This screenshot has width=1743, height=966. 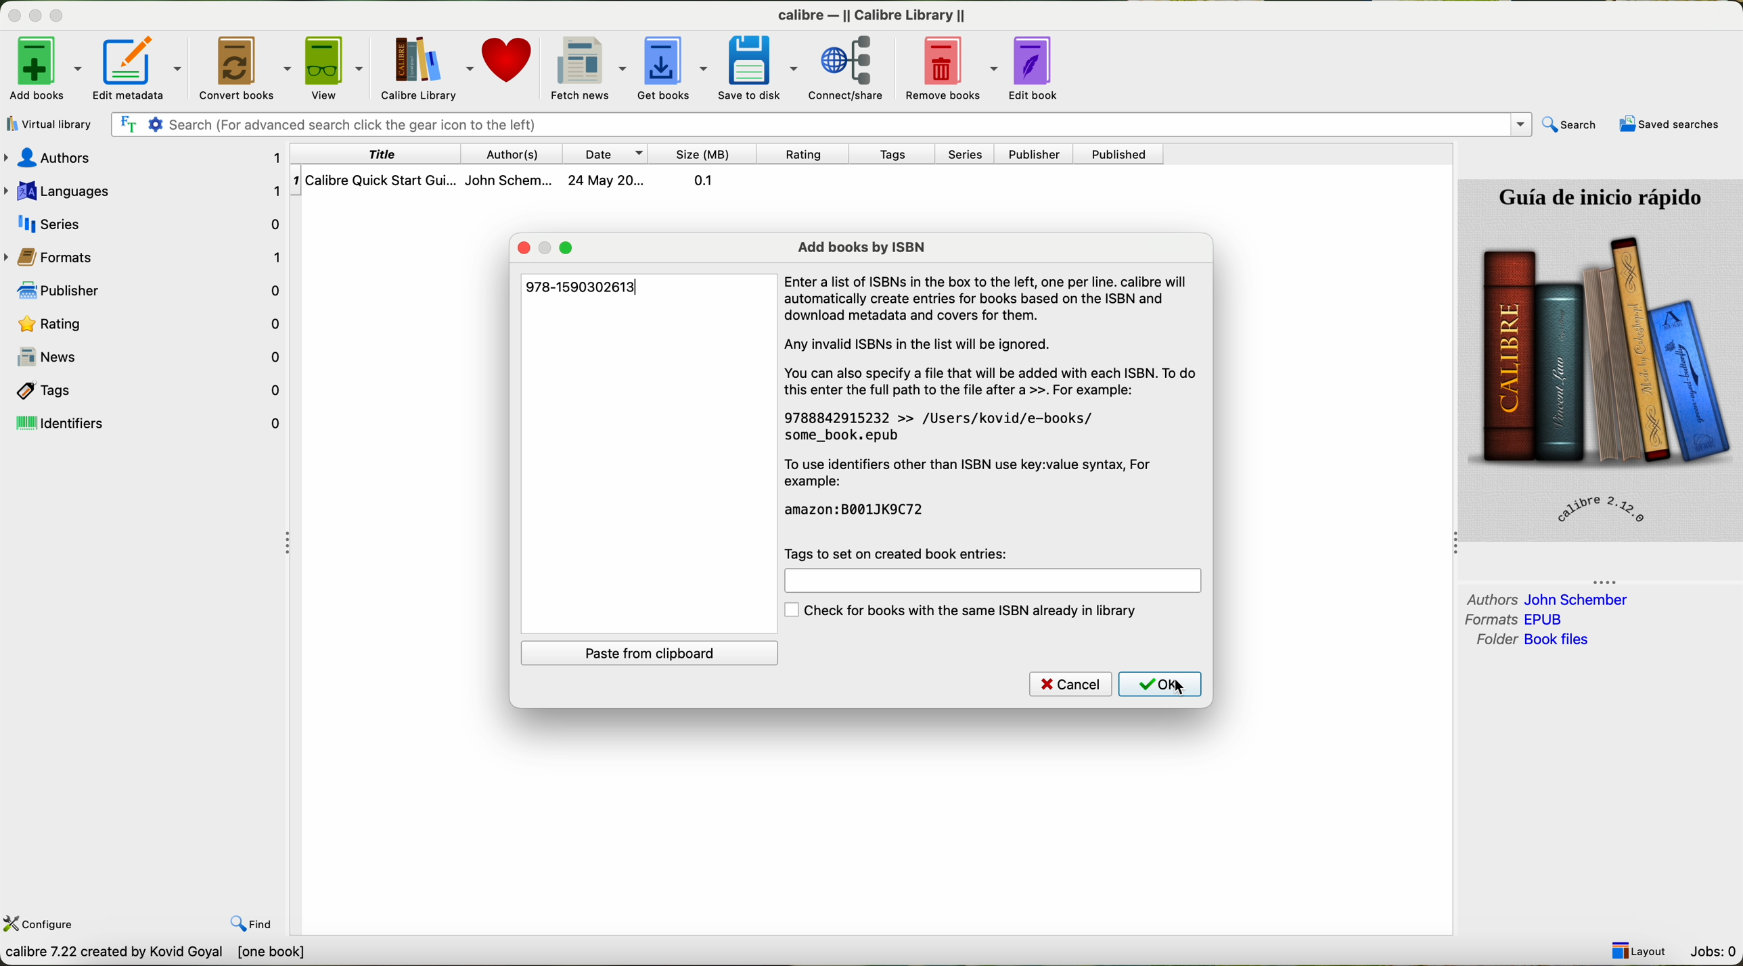 What do you see at coordinates (148, 192) in the screenshot?
I see `Languages` at bounding box center [148, 192].